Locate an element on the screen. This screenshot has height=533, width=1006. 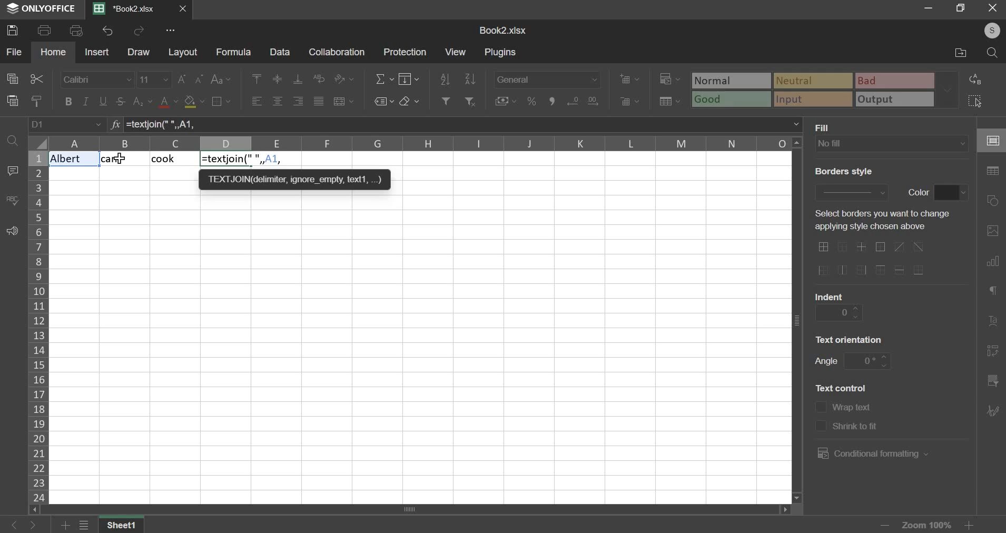
increase decimals is located at coordinates (573, 100).